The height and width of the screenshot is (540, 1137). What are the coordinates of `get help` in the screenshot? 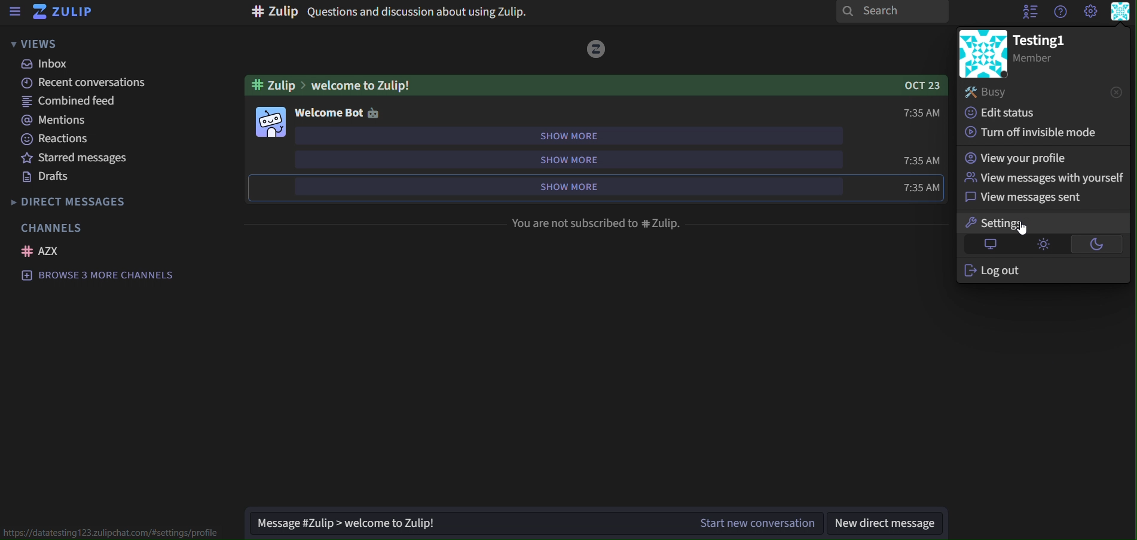 It's located at (1059, 13).